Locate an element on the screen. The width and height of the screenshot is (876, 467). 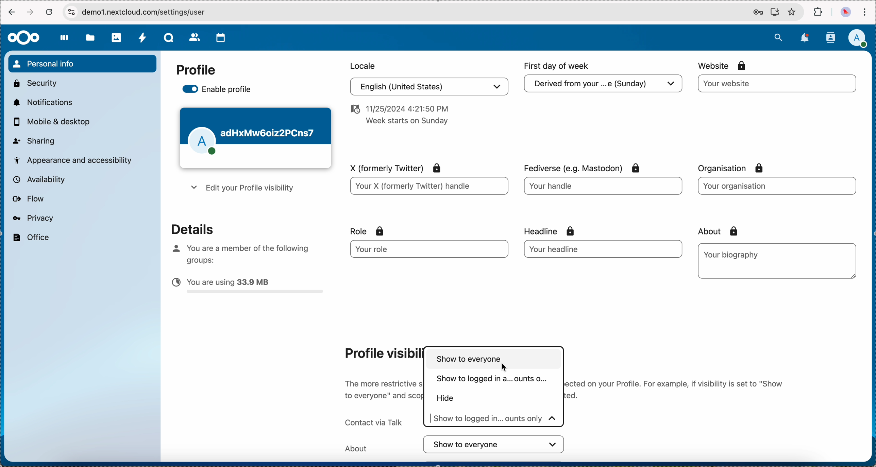
navigate back is located at coordinates (11, 13).